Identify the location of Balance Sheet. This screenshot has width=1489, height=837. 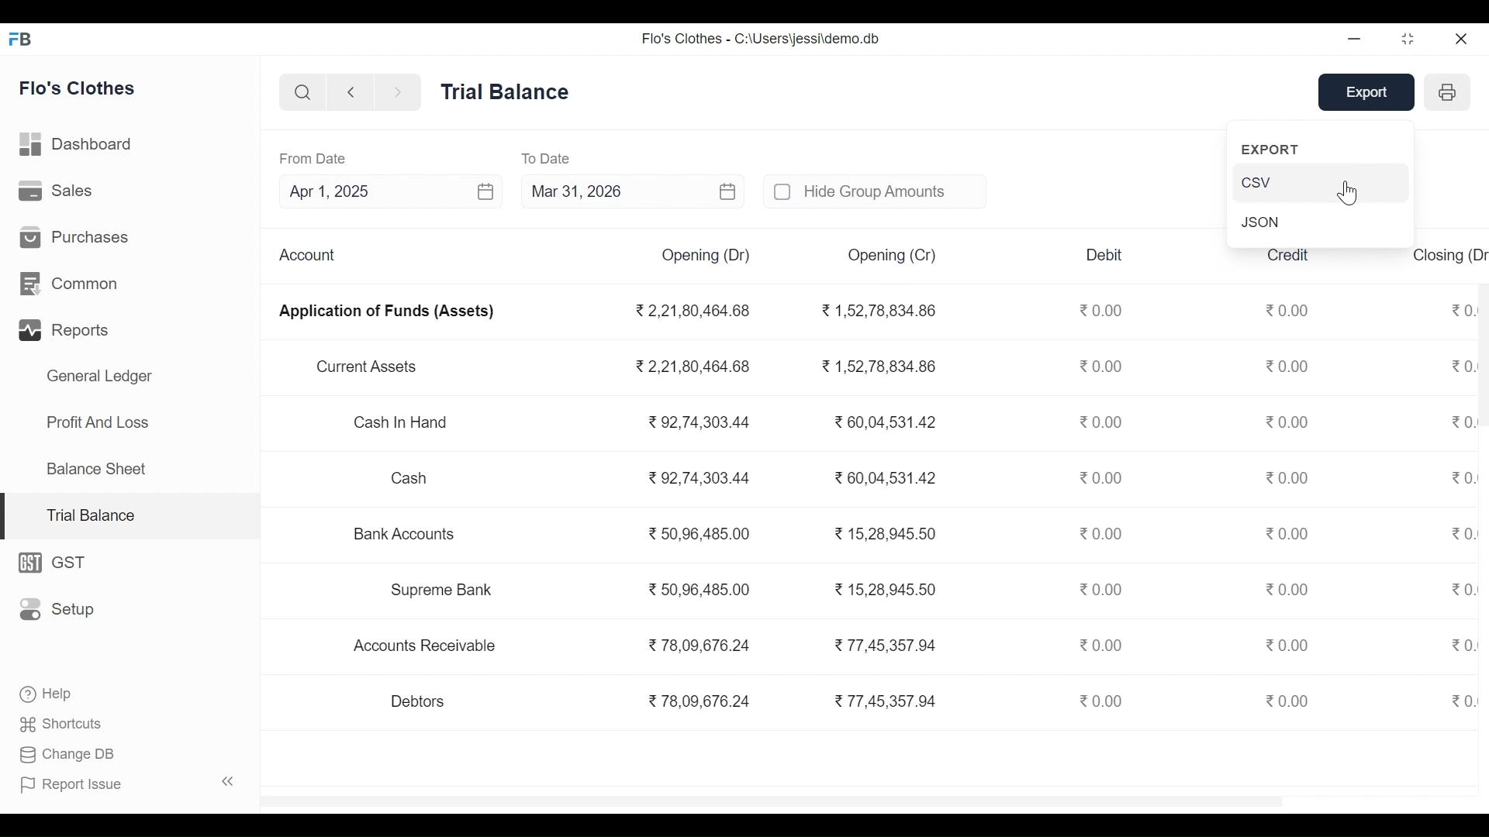
(98, 468).